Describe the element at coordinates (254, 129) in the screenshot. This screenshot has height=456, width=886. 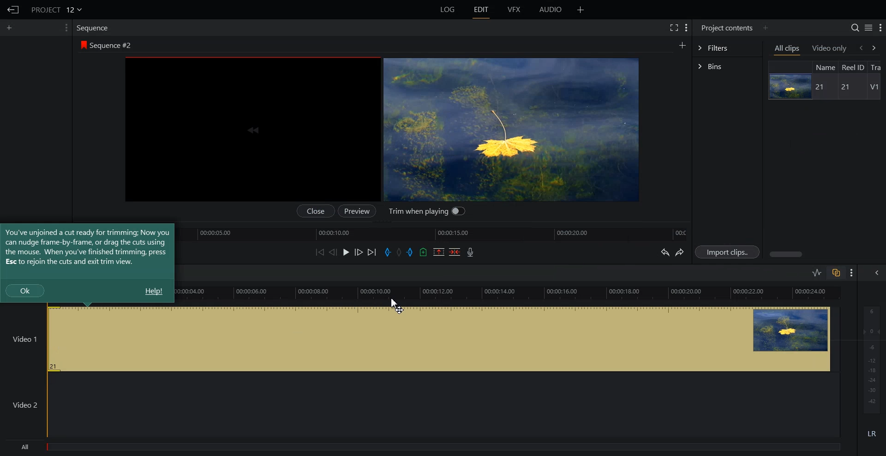
I see `File Preview` at that location.